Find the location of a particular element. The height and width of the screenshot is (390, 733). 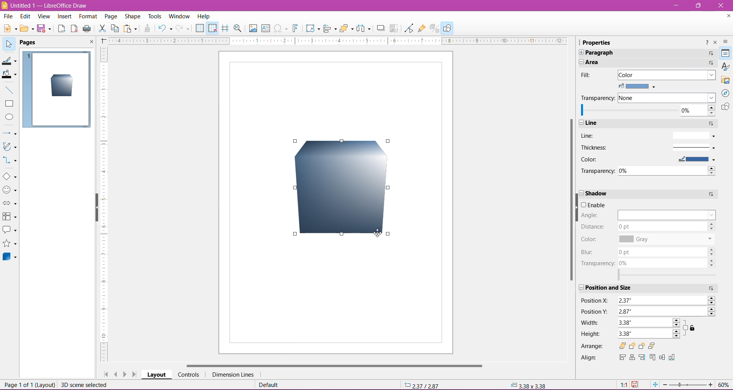

Paragraph is located at coordinates (642, 52).